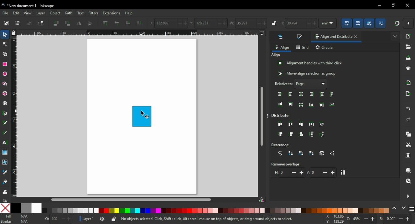 The image size is (415, 224). What do you see at coordinates (409, 58) in the screenshot?
I see `save` at bounding box center [409, 58].